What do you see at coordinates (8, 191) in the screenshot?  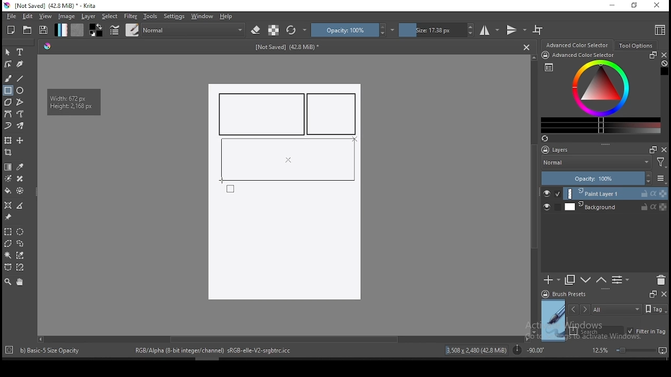 I see `paint bucket tool` at bounding box center [8, 191].